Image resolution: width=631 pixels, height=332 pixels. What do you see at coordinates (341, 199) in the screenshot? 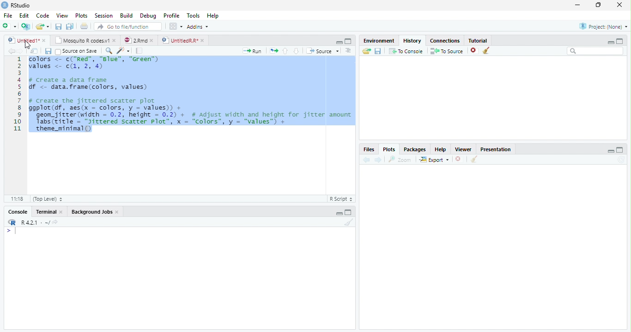
I see `R Script` at bounding box center [341, 199].